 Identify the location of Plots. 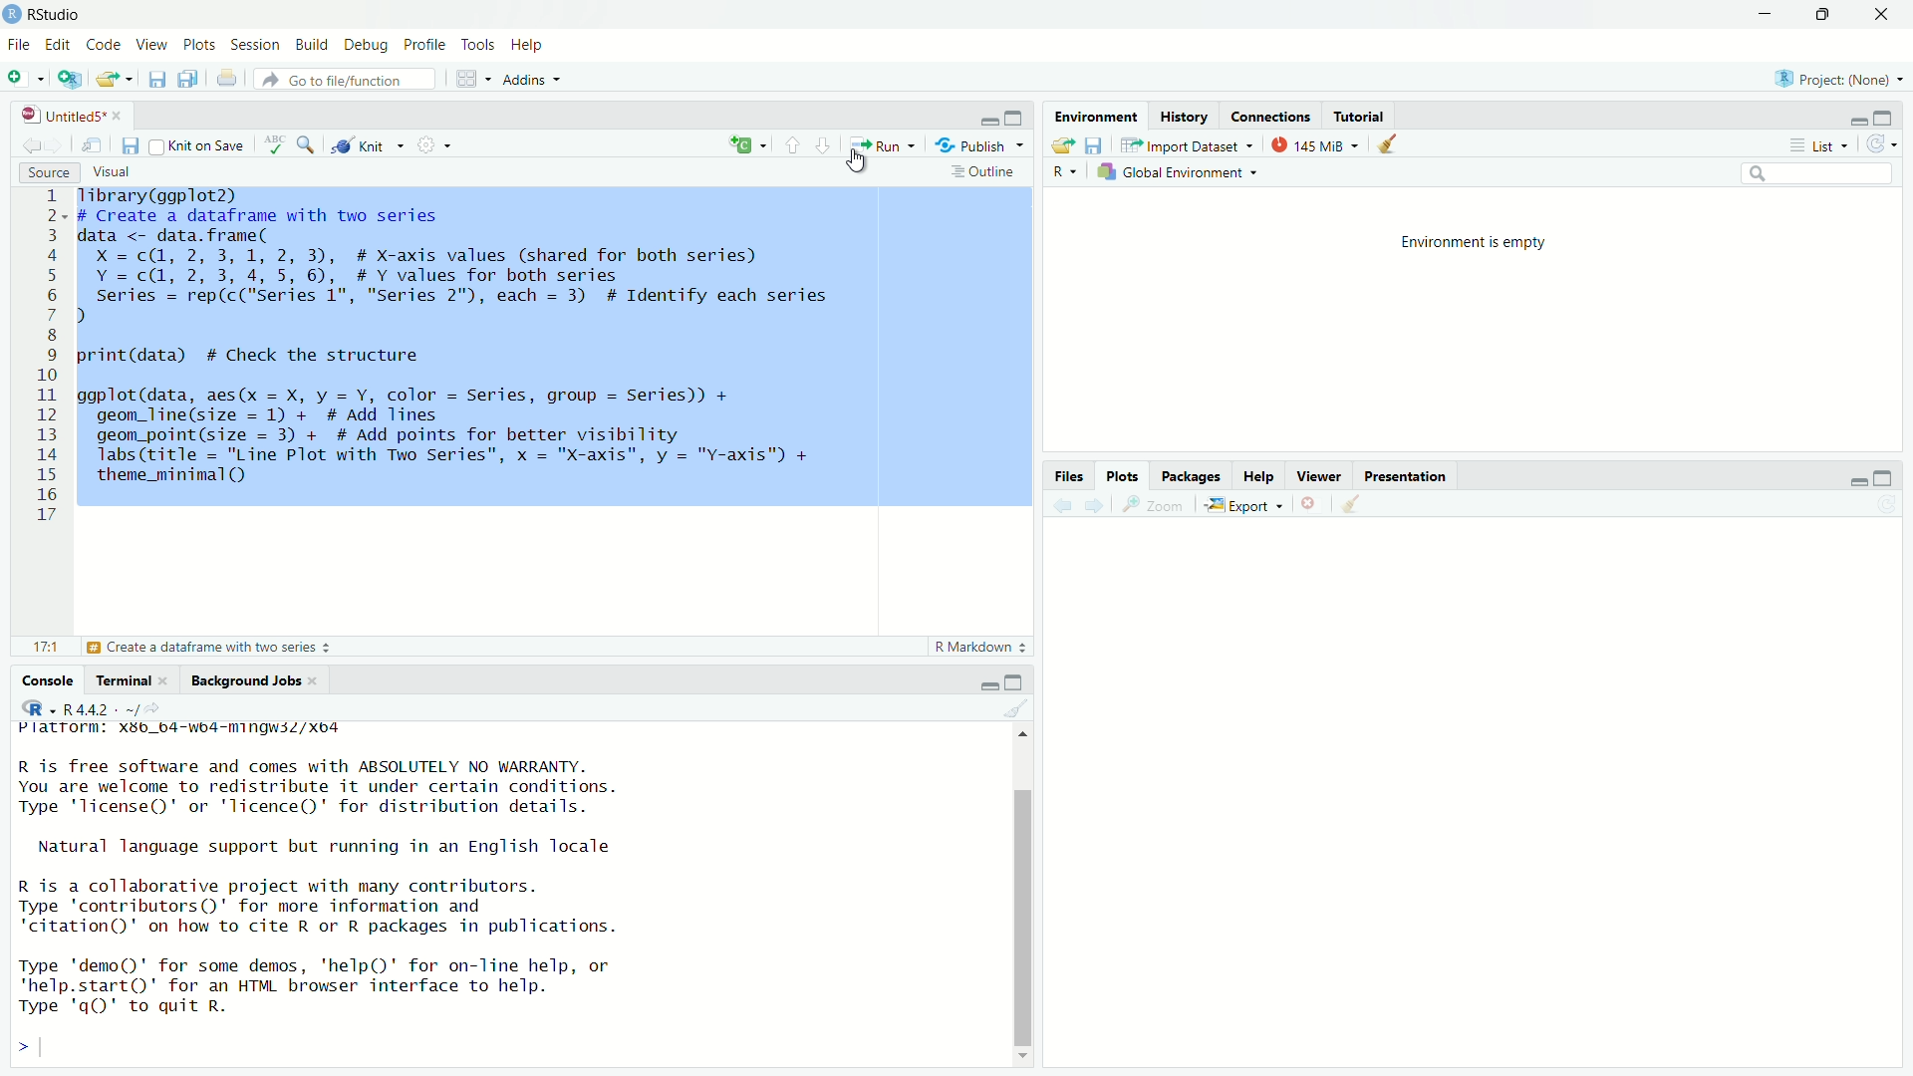
(1126, 477).